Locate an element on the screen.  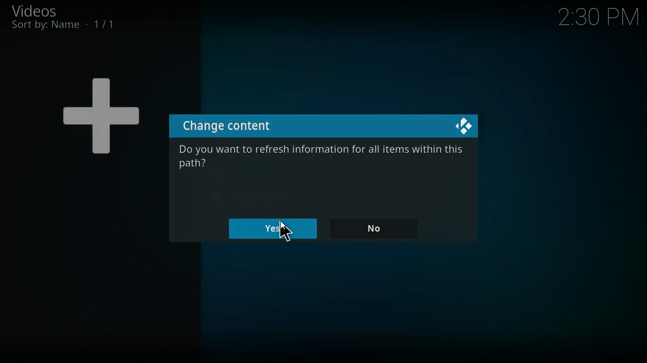
cursor is located at coordinates (283, 230).